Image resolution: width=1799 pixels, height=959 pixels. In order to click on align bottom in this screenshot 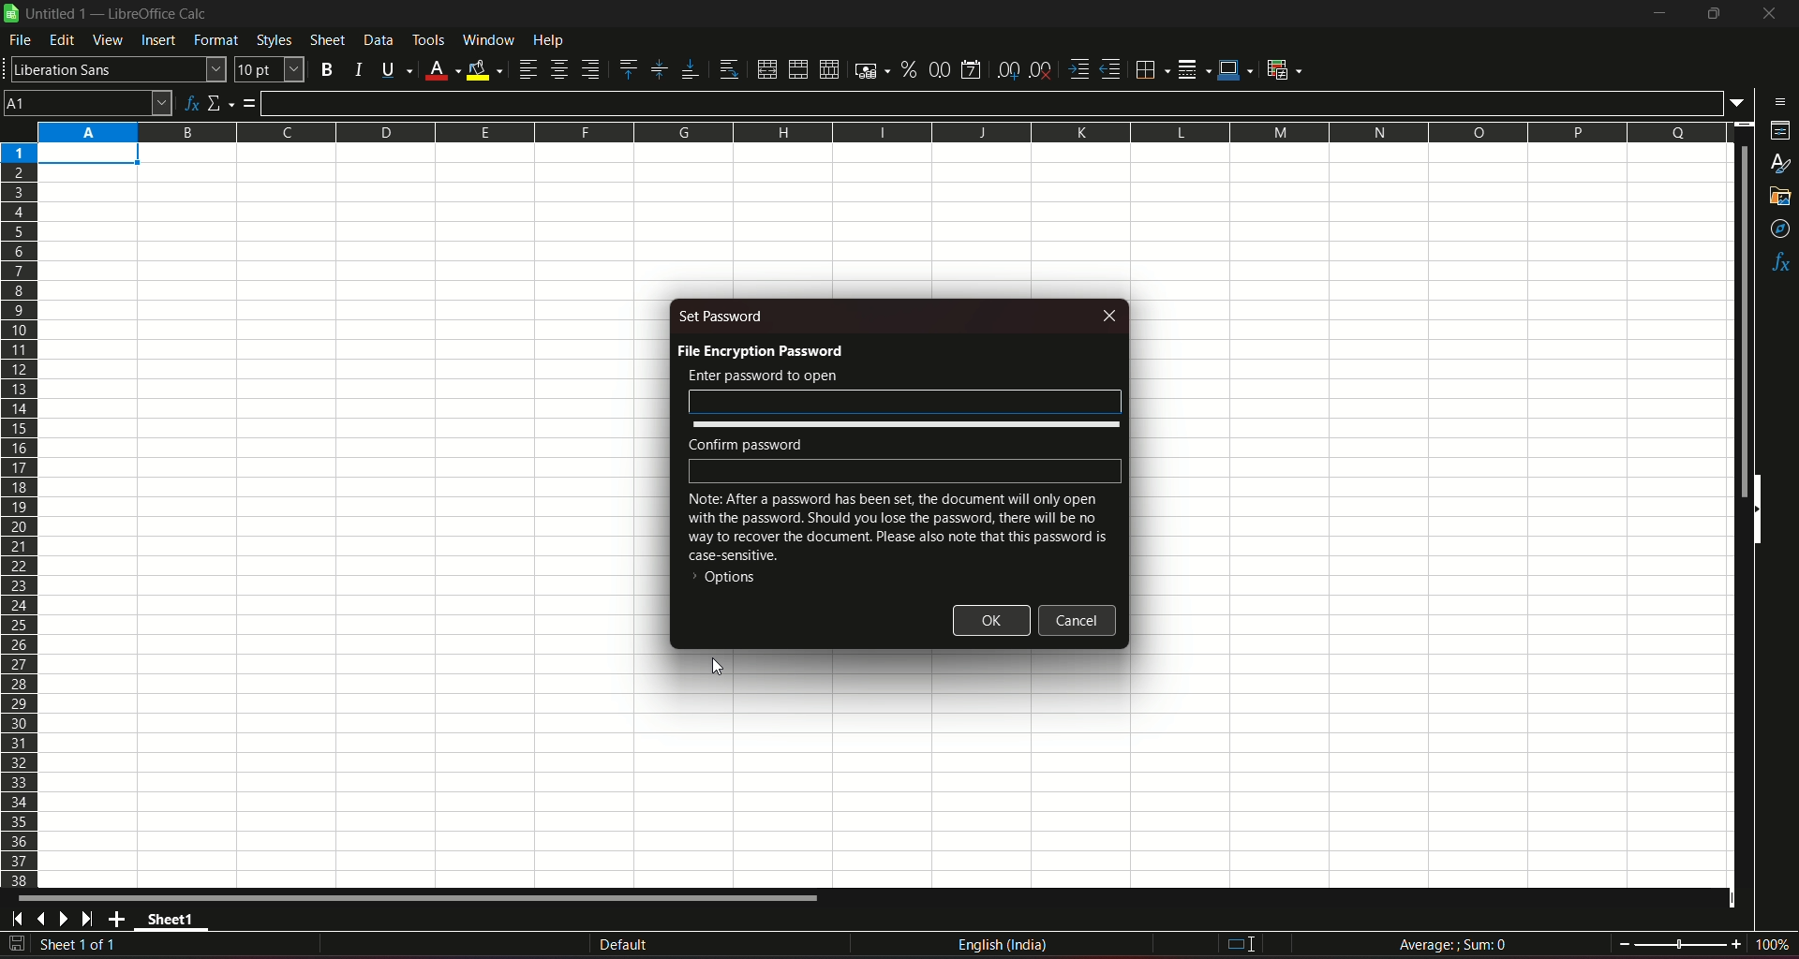, I will do `click(686, 67)`.